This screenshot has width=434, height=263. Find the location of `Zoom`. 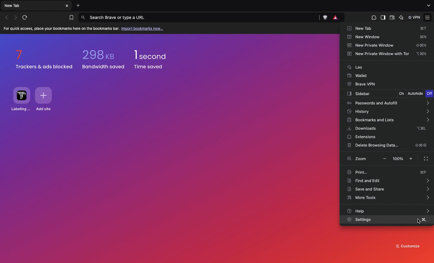

Zoom is located at coordinates (363, 159).